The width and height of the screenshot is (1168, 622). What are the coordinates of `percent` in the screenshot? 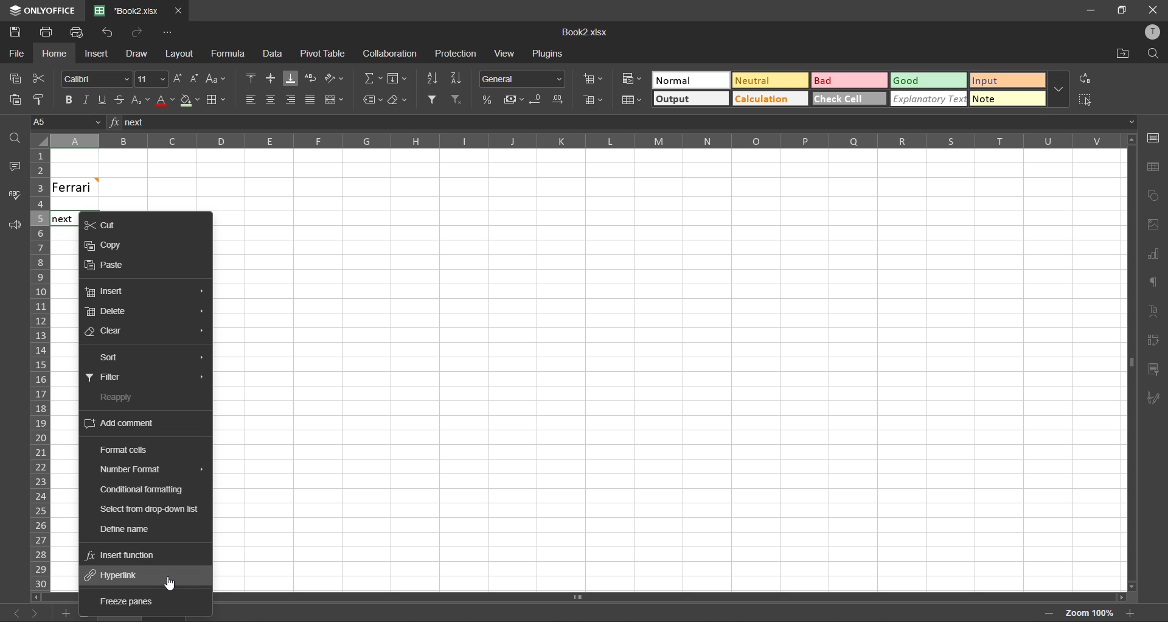 It's located at (487, 101).